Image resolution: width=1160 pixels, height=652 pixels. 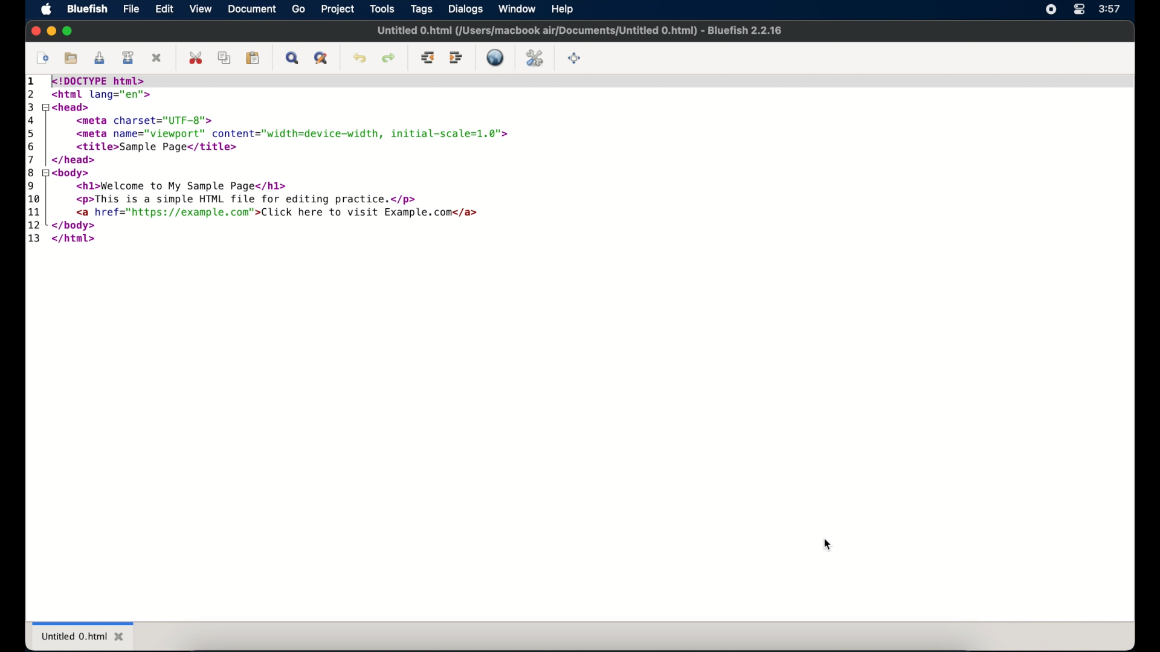 I want to click on preview in browser, so click(x=497, y=57).